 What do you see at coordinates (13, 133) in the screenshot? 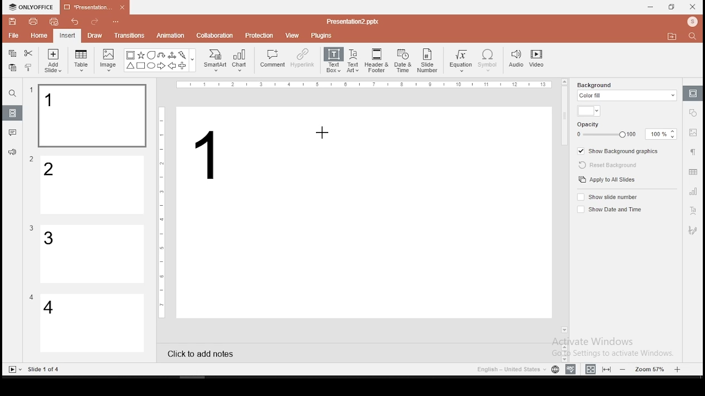
I see `comments` at bounding box center [13, 133].